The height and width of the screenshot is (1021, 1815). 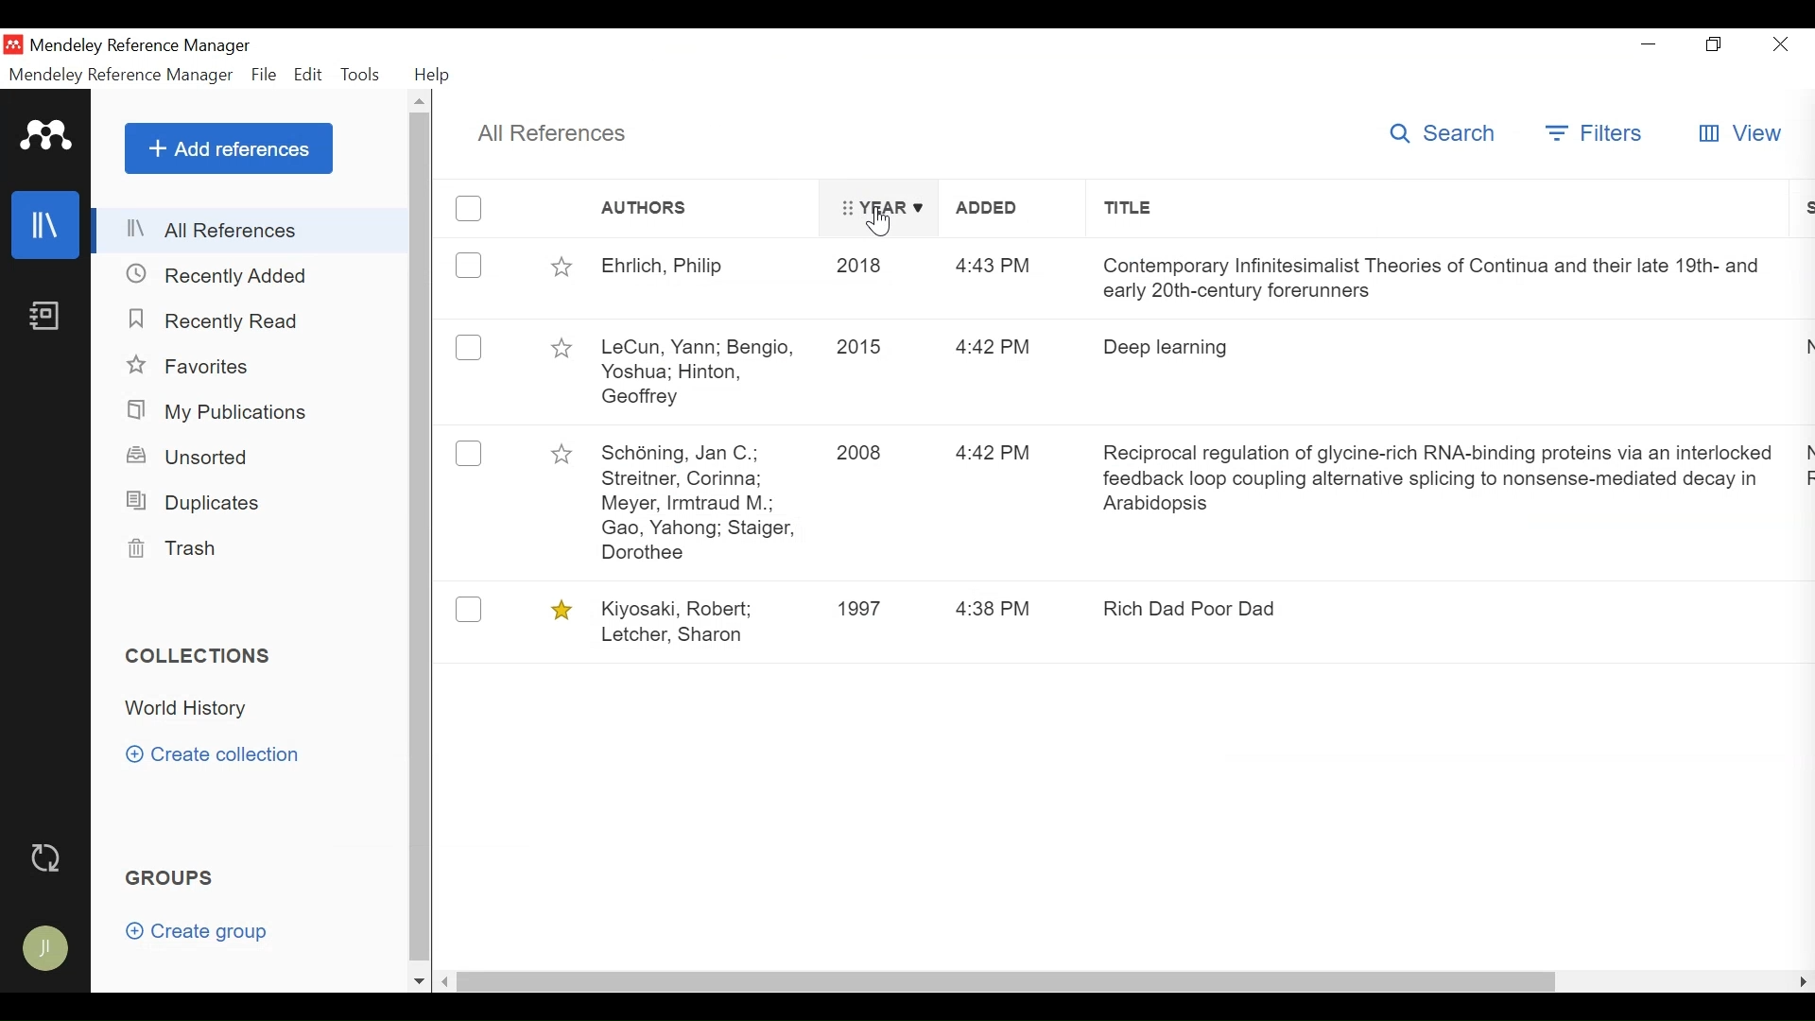 I want to click on Scroll down, so click(x=421, y=979).